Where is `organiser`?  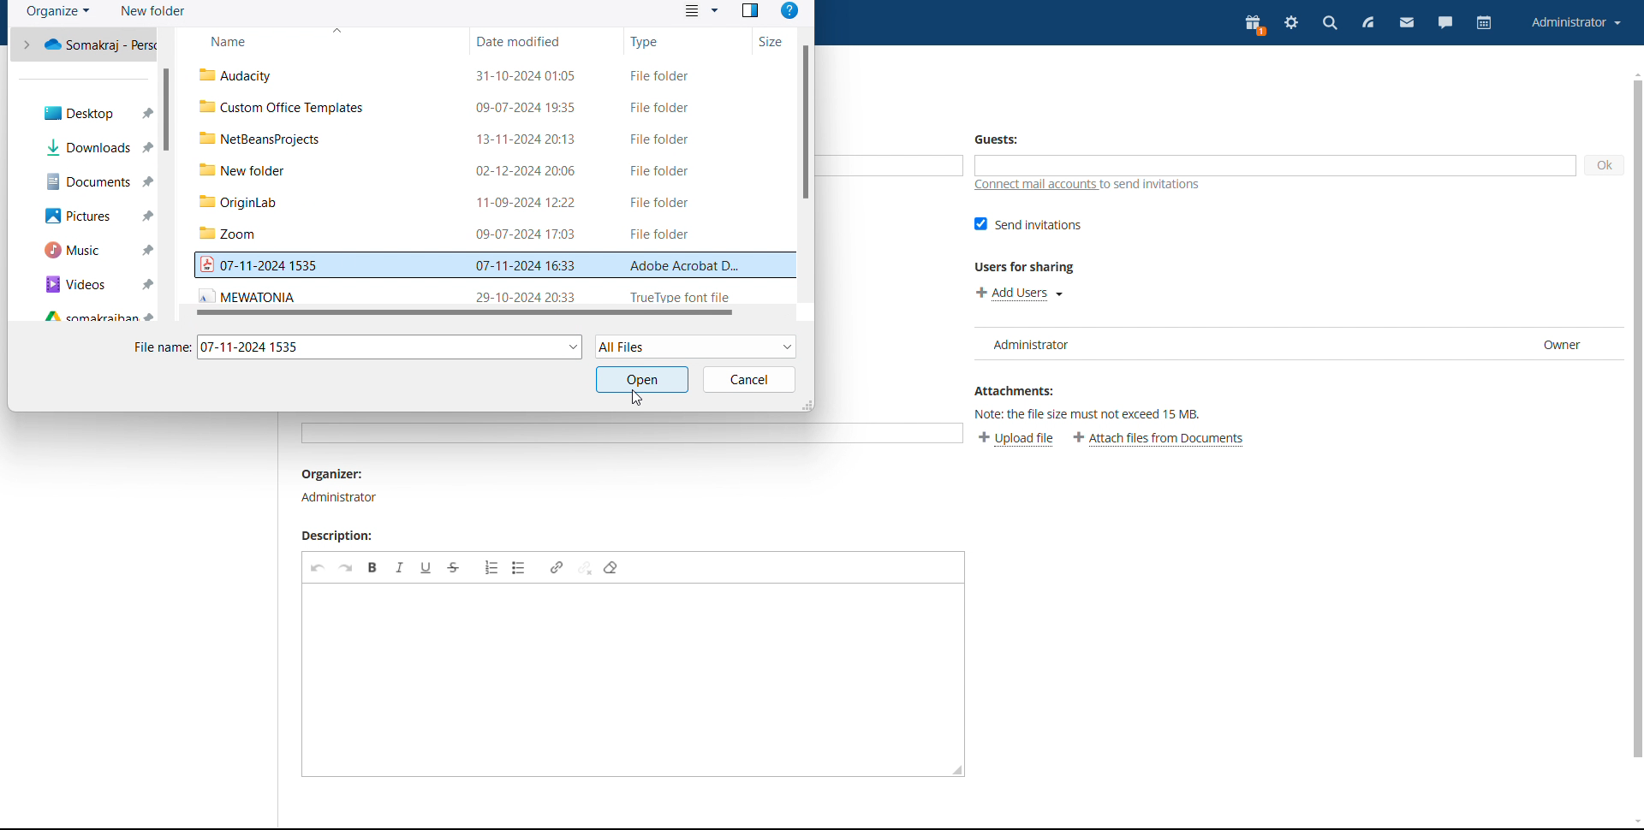
organiser is located at coordinates (341, 487).